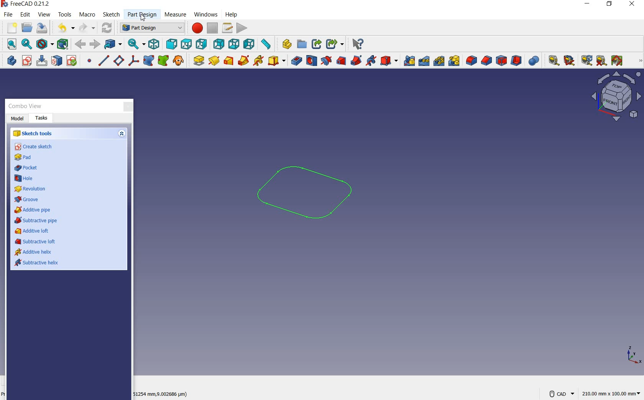 The width and height of the screenshot is (644, 400). What do you see at coordinates (27, 198) in the screenshot?
I see `groove` at bounding box center [27, 198].